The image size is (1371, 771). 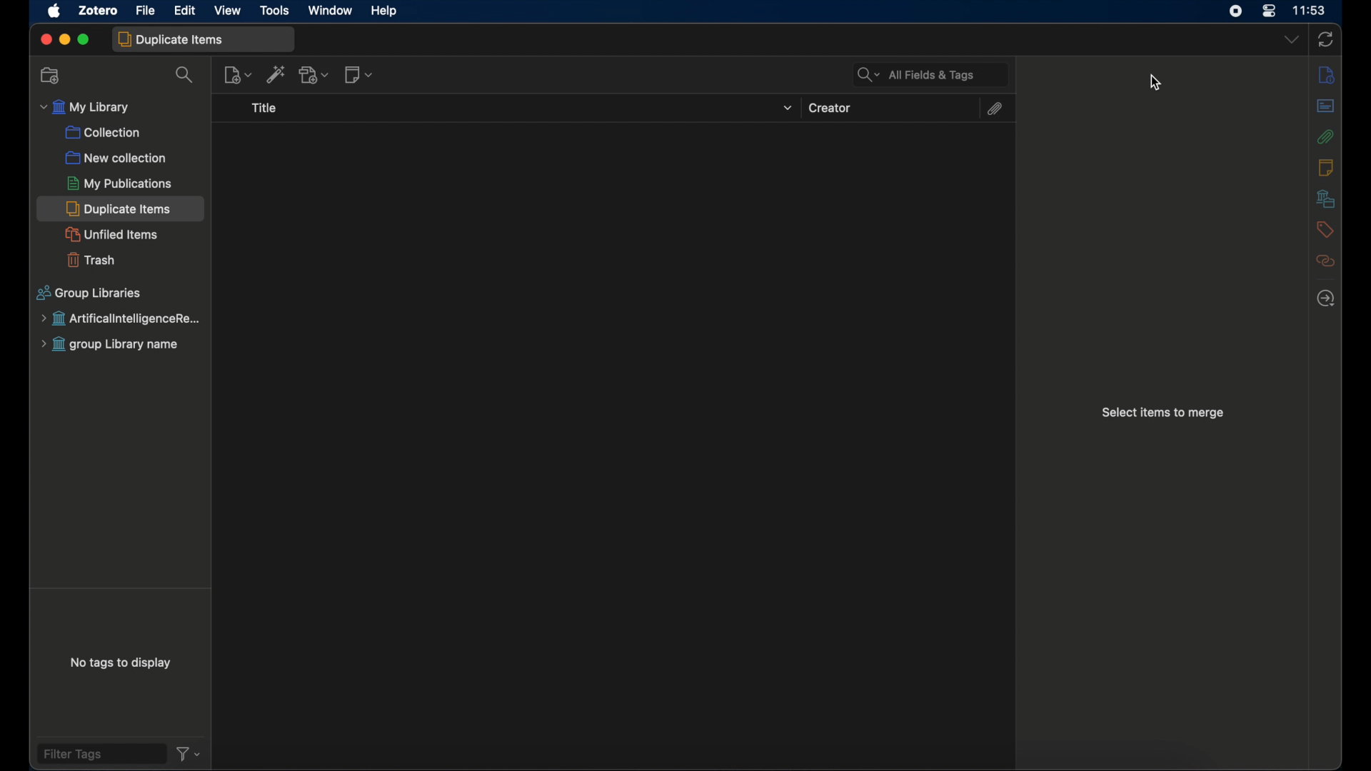 What do you see at coordinates (51, 76) in the screenshot?
I see `new collection` at bounding box center [51, 76].